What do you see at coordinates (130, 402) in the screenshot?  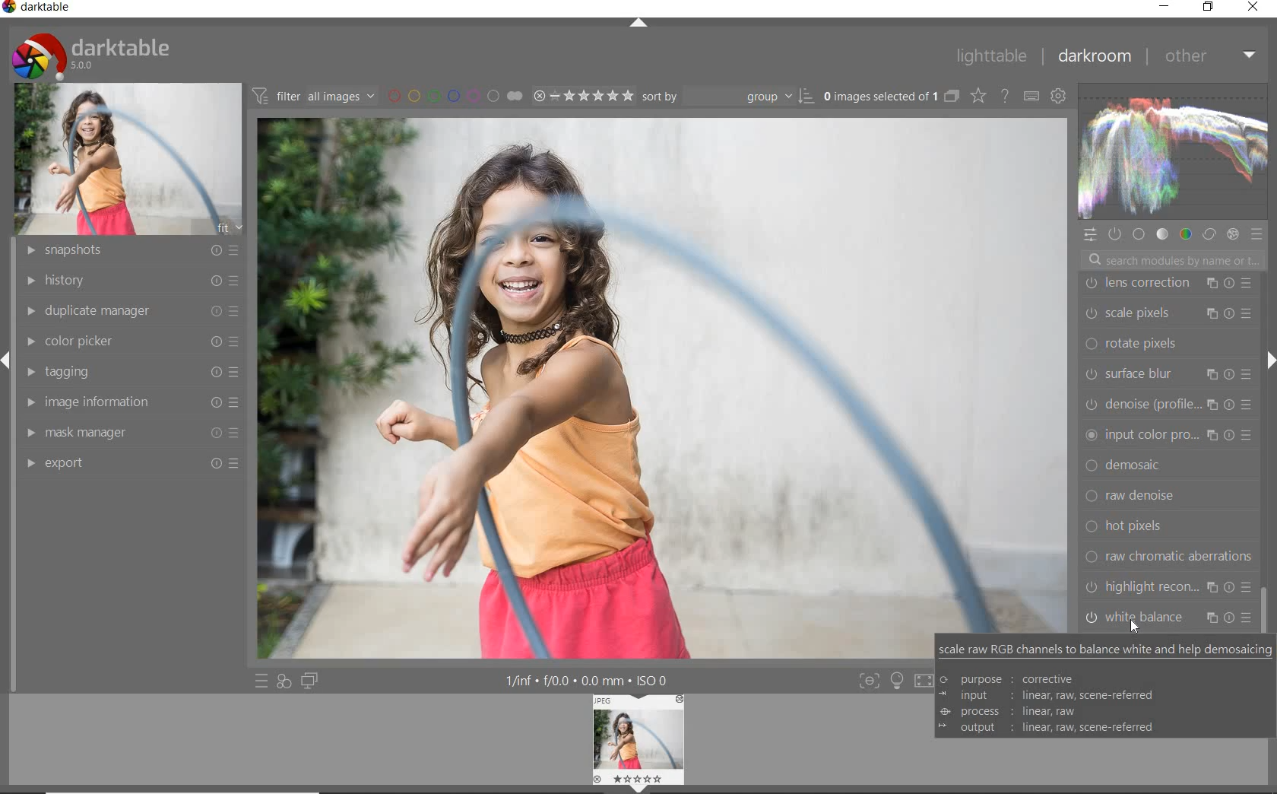 I see `image information` at bounding box center [130, 402].